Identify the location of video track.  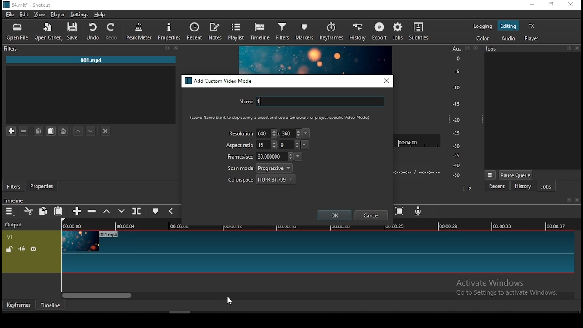
(317, 252).